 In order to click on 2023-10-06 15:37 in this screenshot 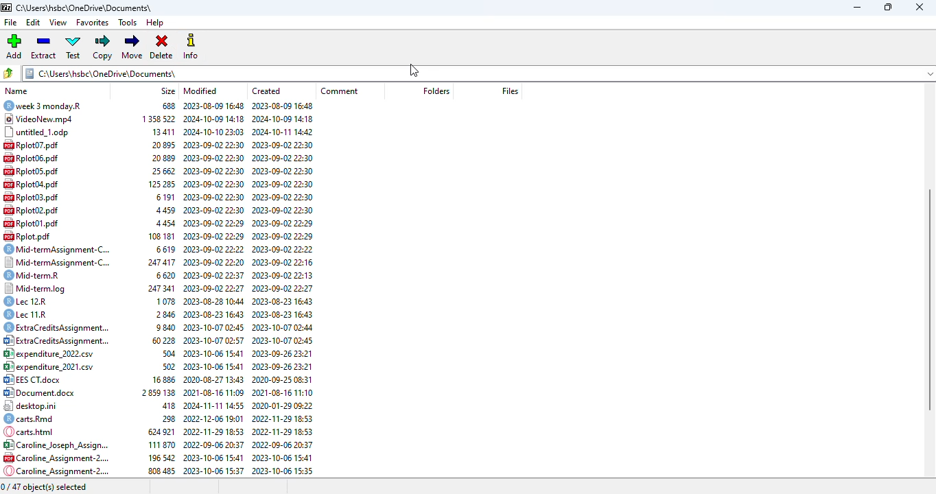, I will do `click(214, 472)`.